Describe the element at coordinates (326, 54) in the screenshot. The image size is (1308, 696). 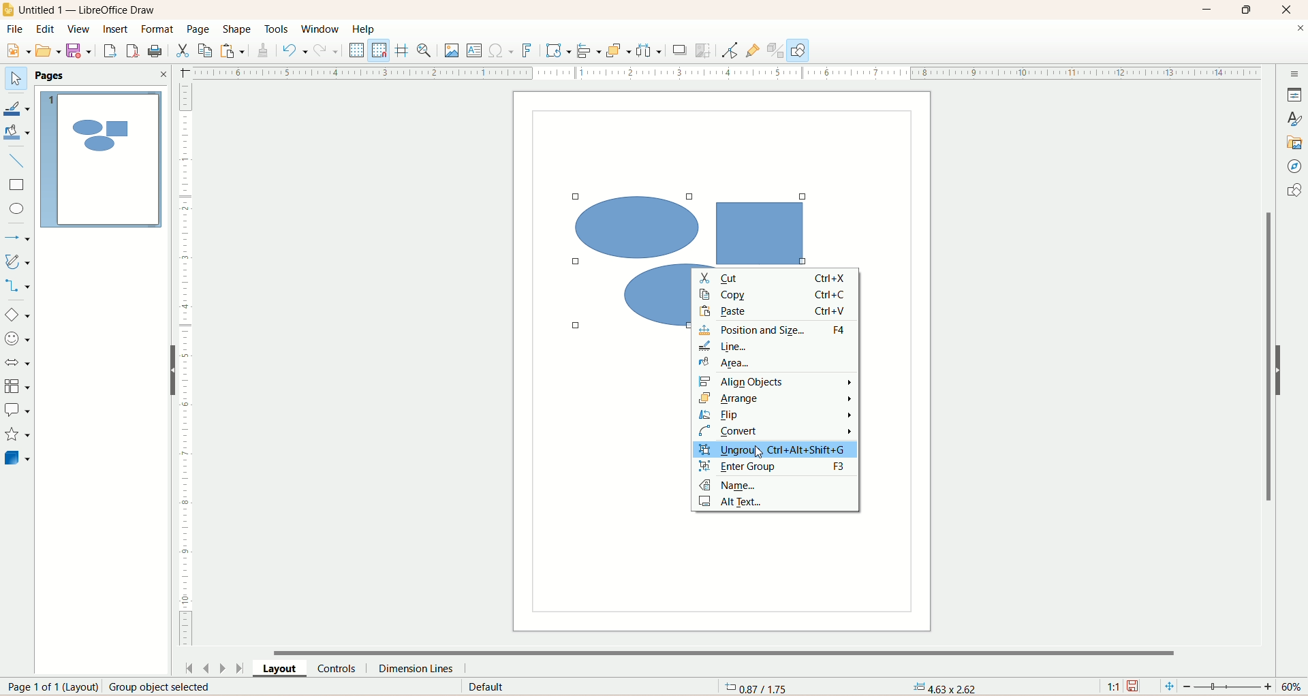
I see `redo` at that location.